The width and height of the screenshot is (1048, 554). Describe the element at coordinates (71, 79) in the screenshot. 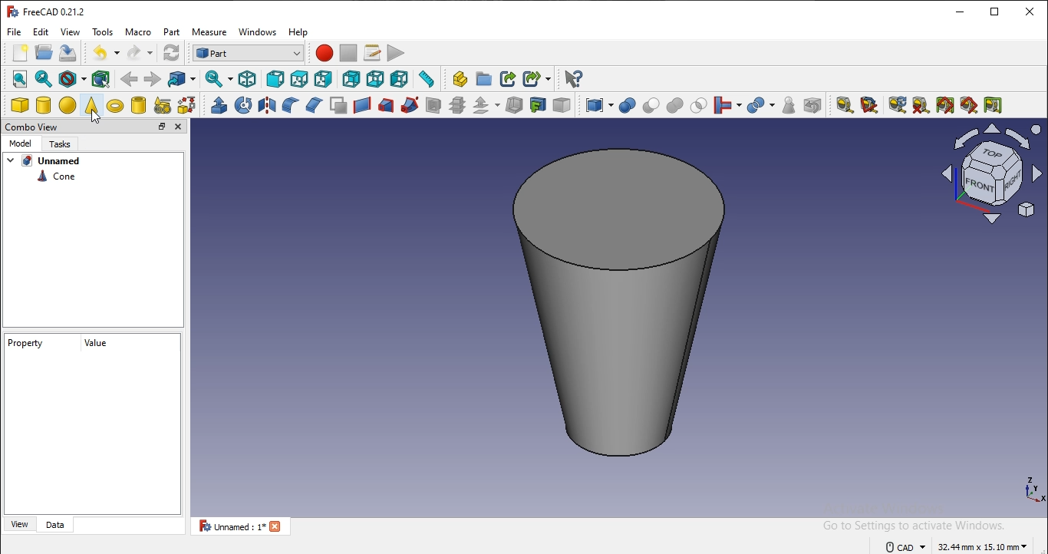

I see `draw style` at that location.